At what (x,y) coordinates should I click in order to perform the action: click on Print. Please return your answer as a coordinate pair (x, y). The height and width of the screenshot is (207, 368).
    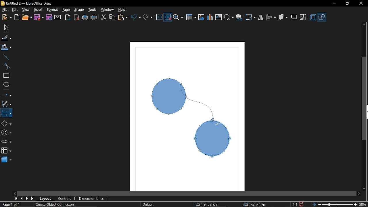
    Looking at the image, I should click on (94, 17).